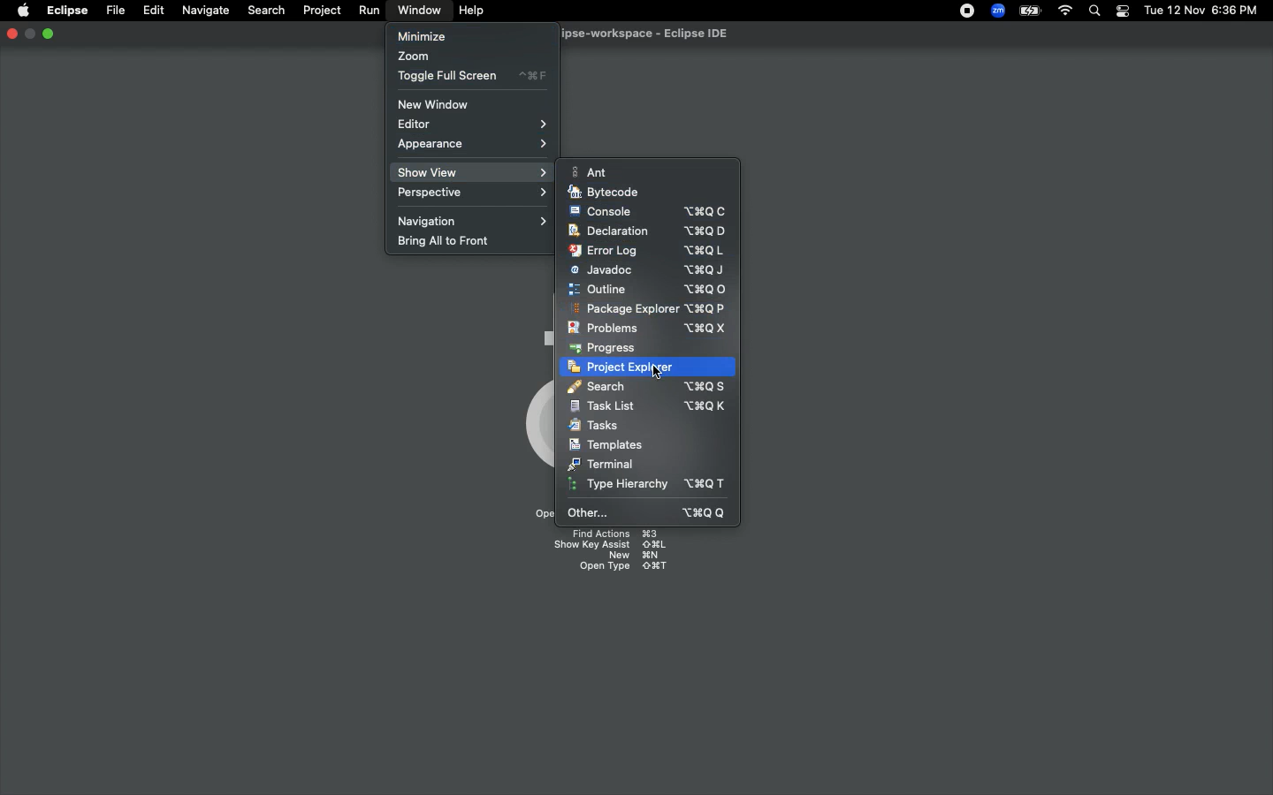  What do you see at coordinates (473, 11) in the screenshot?
I see `Help` at bounding box center [473, 11].